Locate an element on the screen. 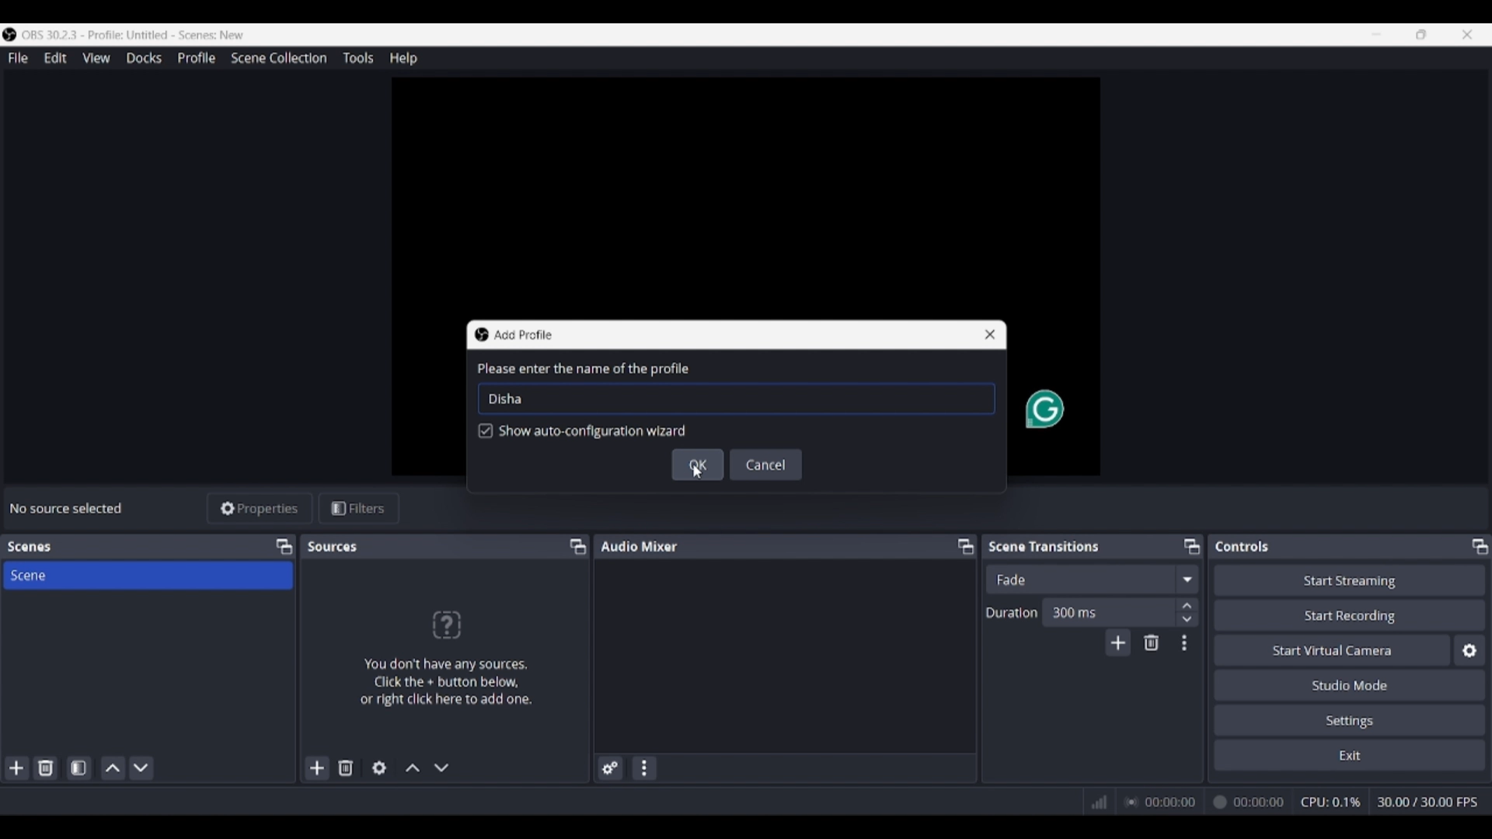 This screenshot has width=1492, height=839. Remove configurble transition is located at coordinates (1152, 642).